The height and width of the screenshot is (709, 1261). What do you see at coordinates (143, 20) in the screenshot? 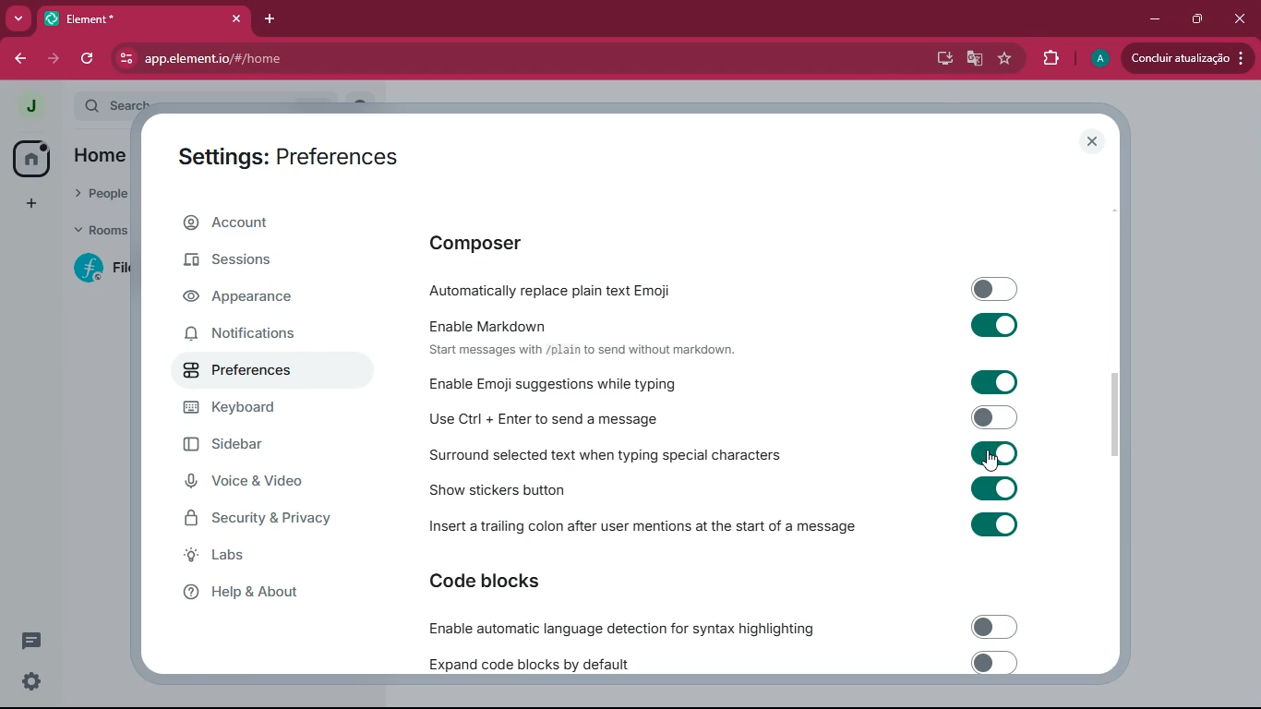
I see `element` at bounding box center [143, 20].